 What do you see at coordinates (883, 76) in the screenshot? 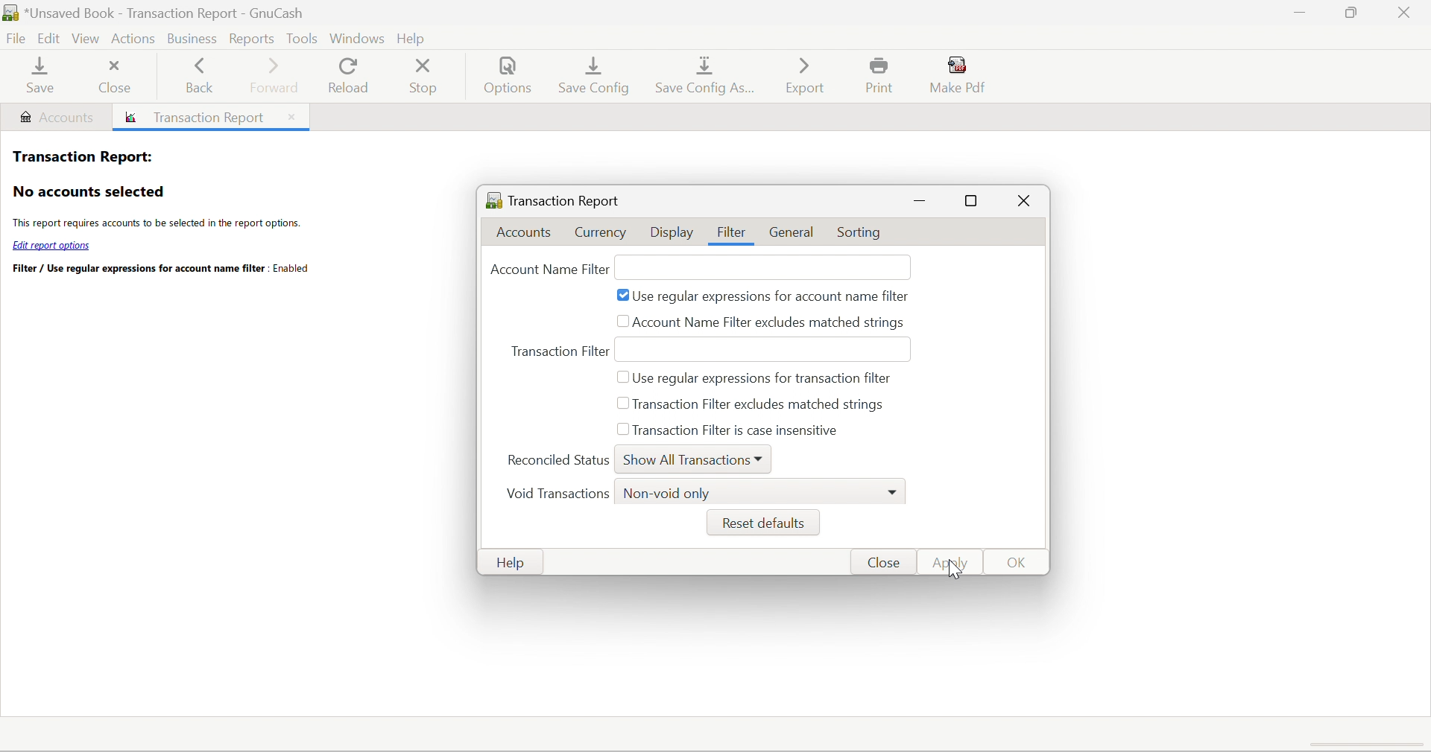
I see `Print` at bounding box center [883, 76].